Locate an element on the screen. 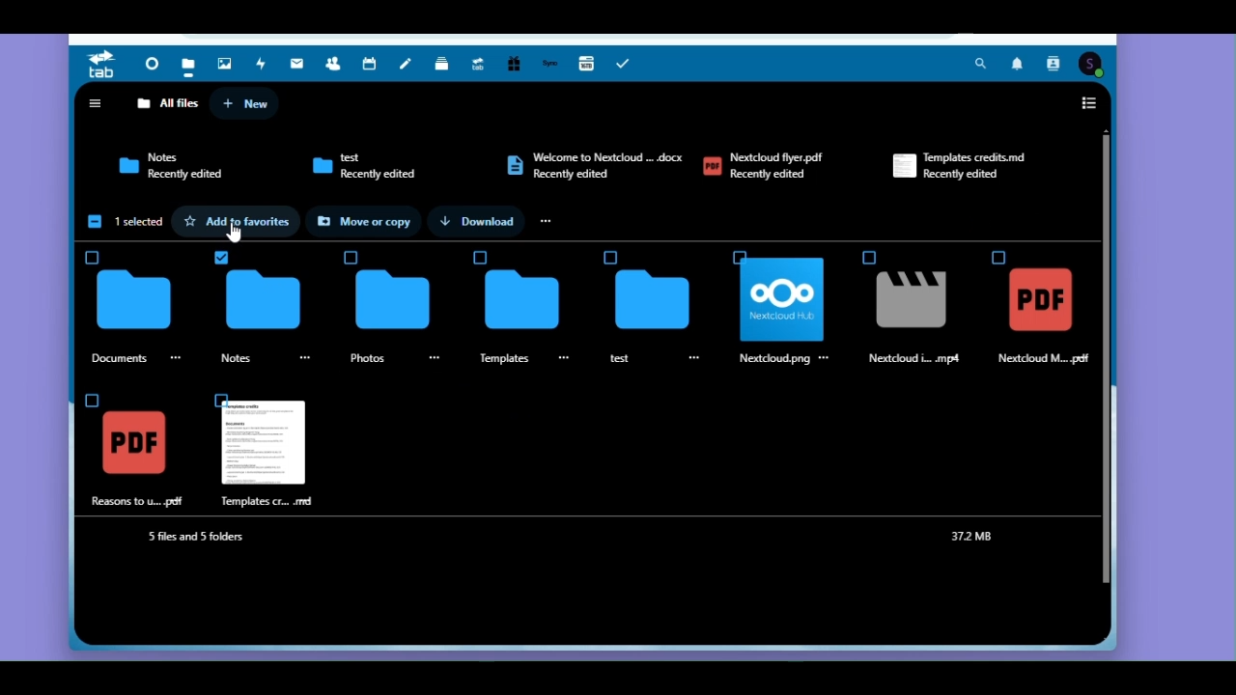 Image resolution: width=1236 pixels, height=695 pixels. Recently edited is located at coordinates (576, 175).